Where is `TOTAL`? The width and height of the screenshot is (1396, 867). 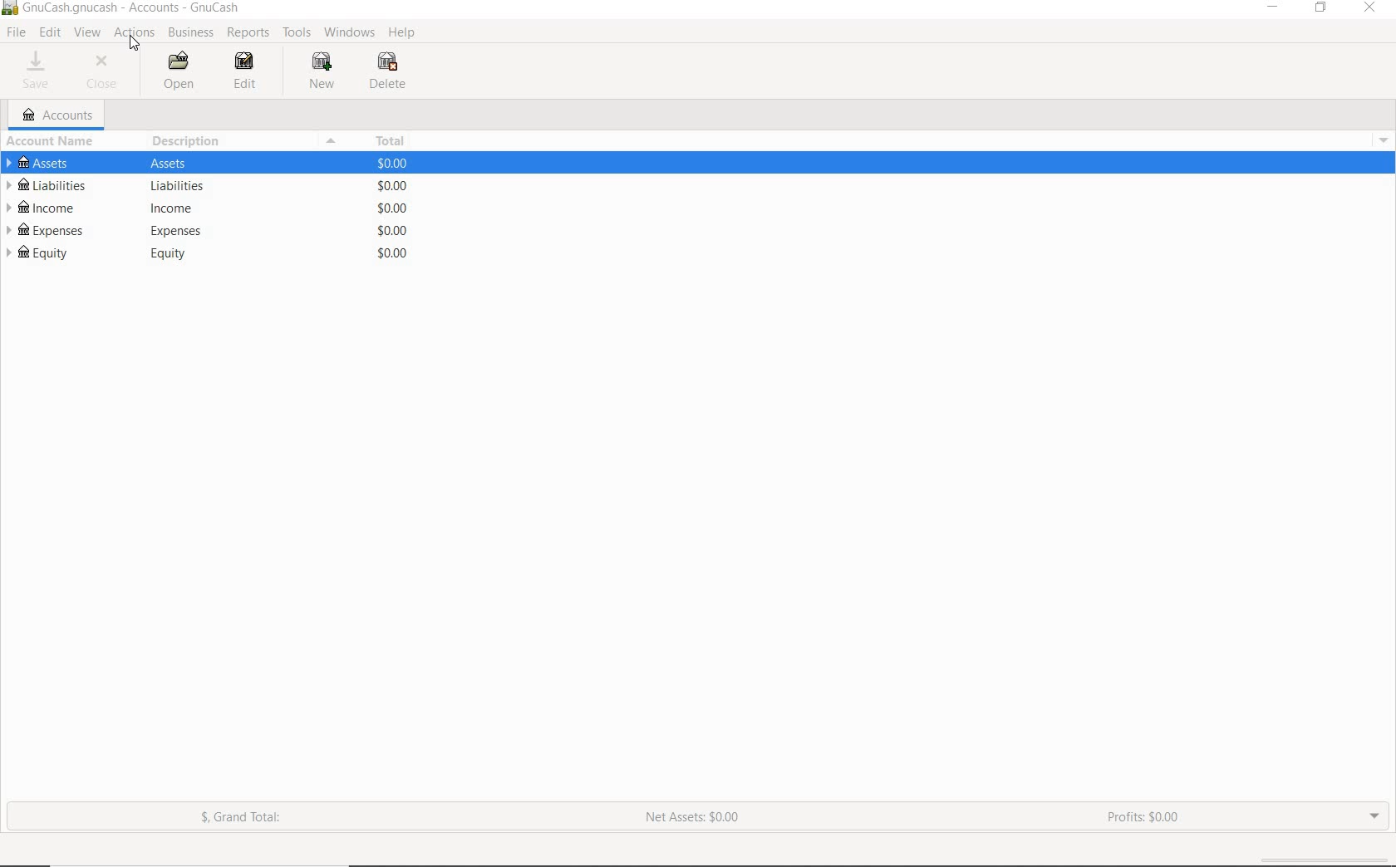 TOTAL is located at coordinates (389, 141).